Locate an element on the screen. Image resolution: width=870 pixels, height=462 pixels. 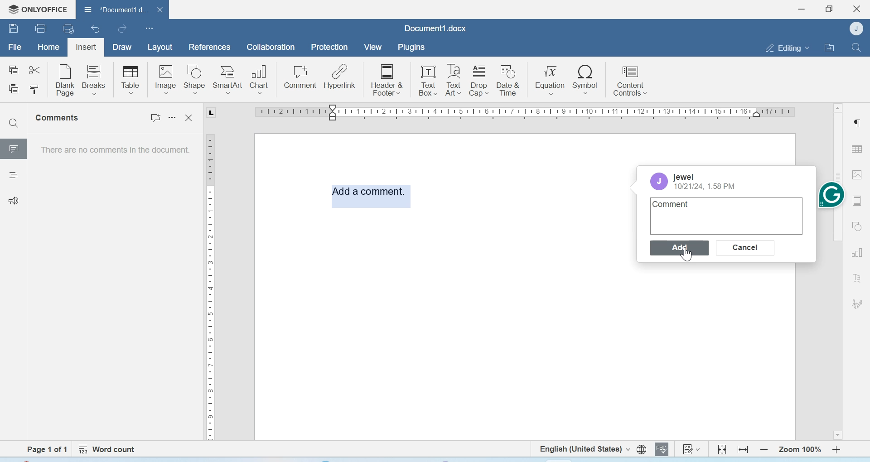
Paragraph settings is located at coordinates (856, 122).